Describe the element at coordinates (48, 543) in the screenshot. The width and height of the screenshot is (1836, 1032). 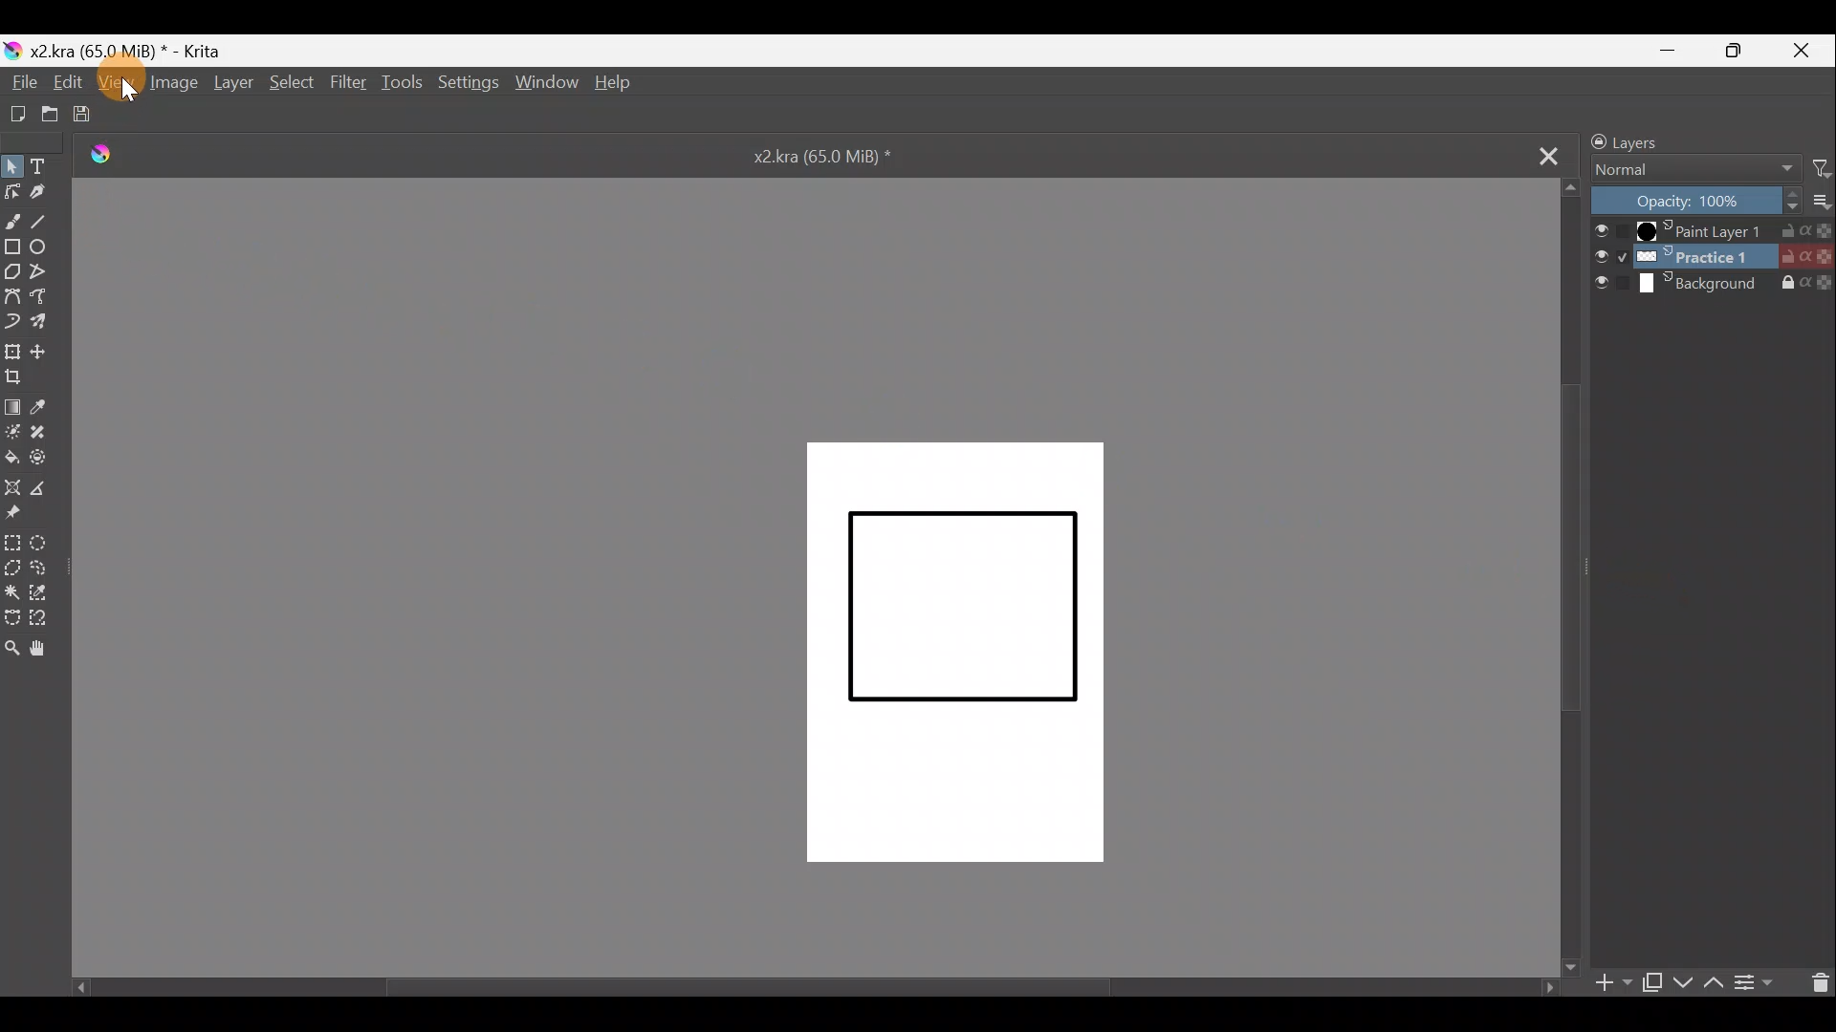
I see `Elliptical selection tool` at that location.